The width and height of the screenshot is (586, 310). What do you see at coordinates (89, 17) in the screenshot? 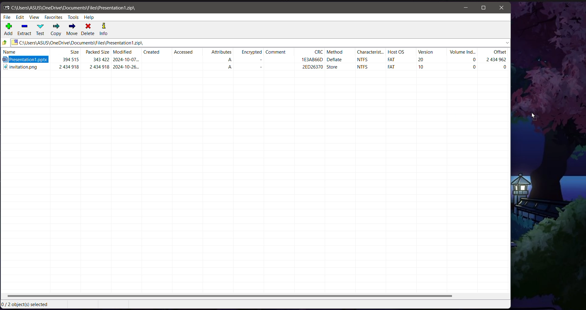
I see `Help` at bounding box center [89, 17].